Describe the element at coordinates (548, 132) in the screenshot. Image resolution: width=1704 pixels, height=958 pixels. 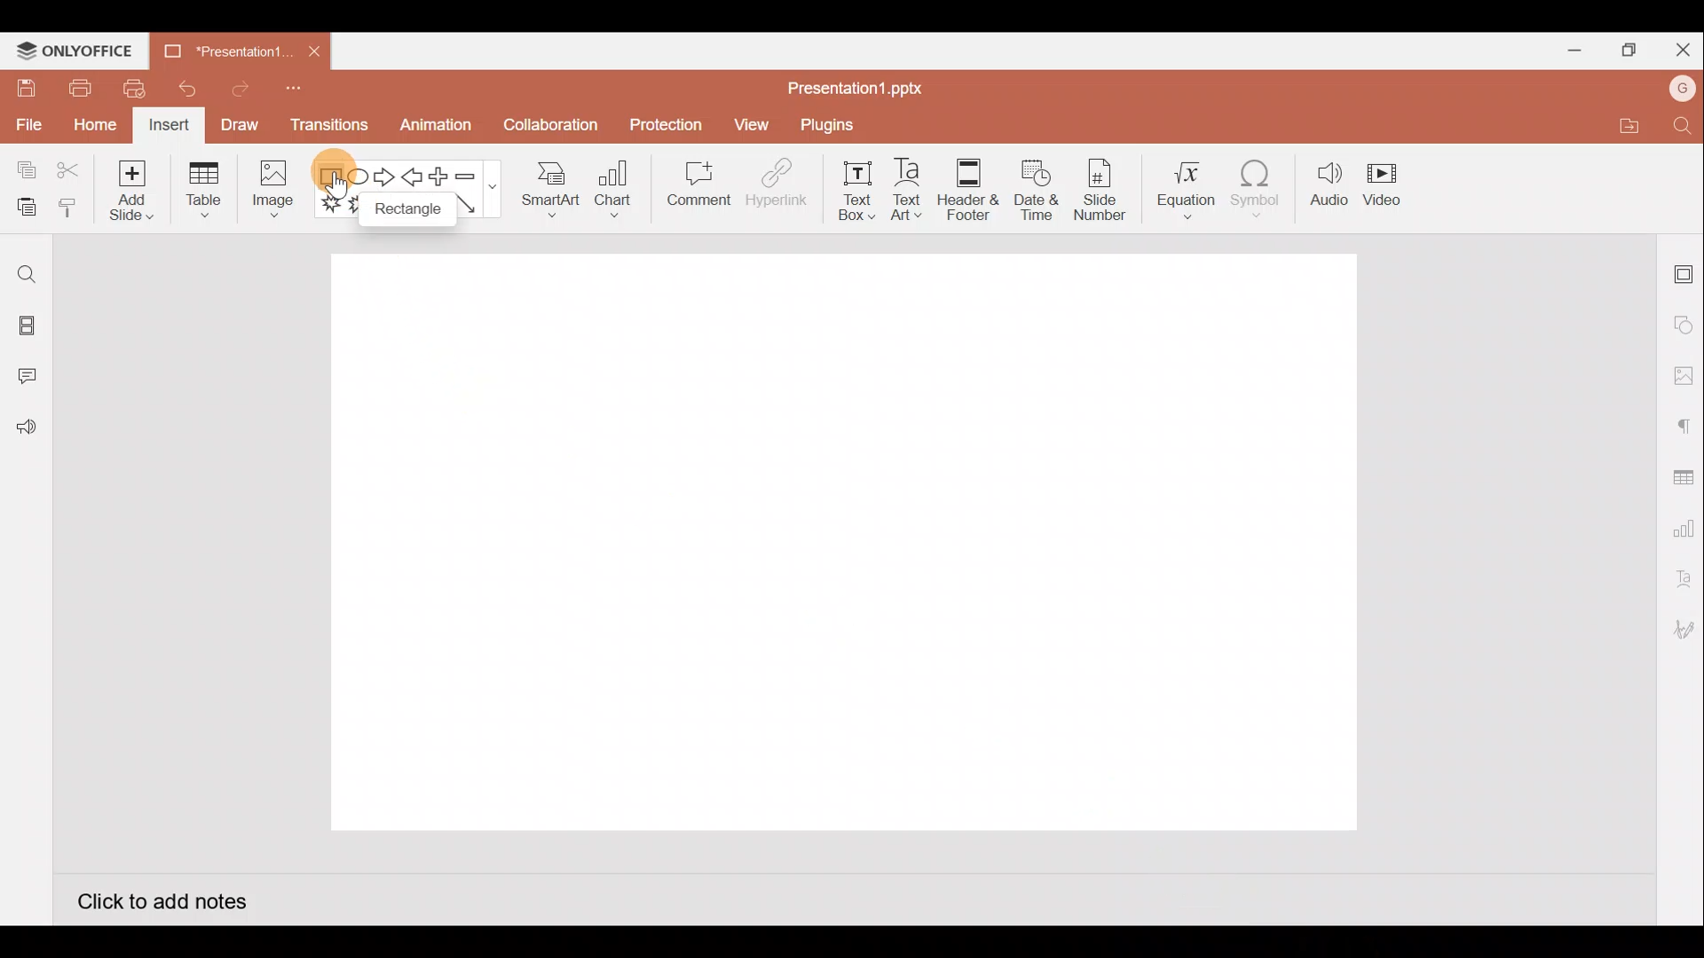
I see `Collaboration` at that location.